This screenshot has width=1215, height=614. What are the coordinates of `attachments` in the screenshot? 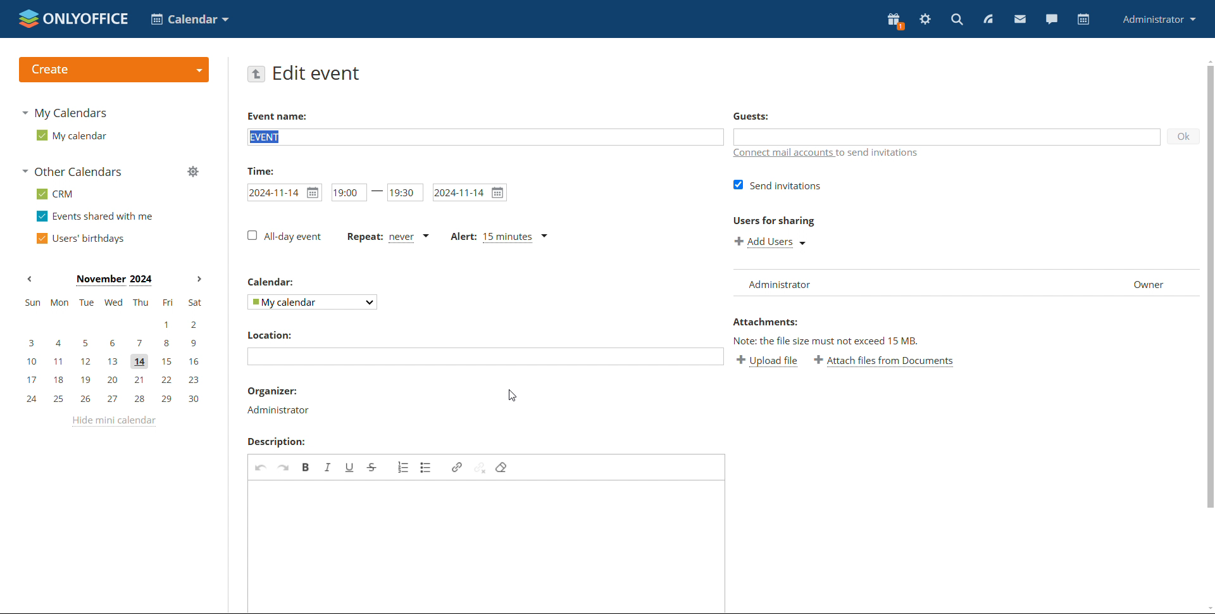 It's located at (771, 322).